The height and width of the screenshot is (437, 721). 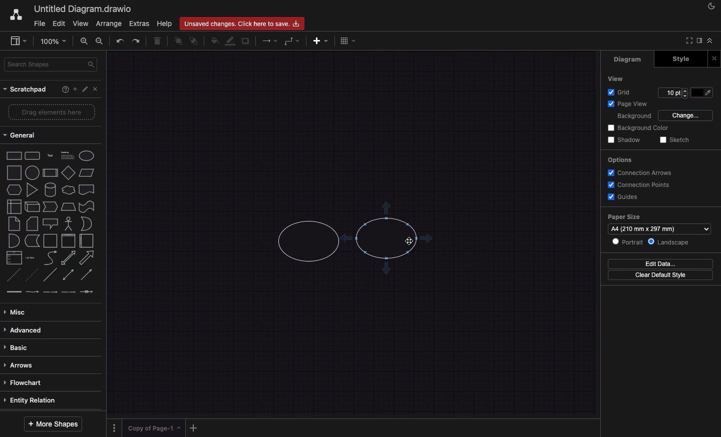 I want to click on options, so click(x=114, y=428).